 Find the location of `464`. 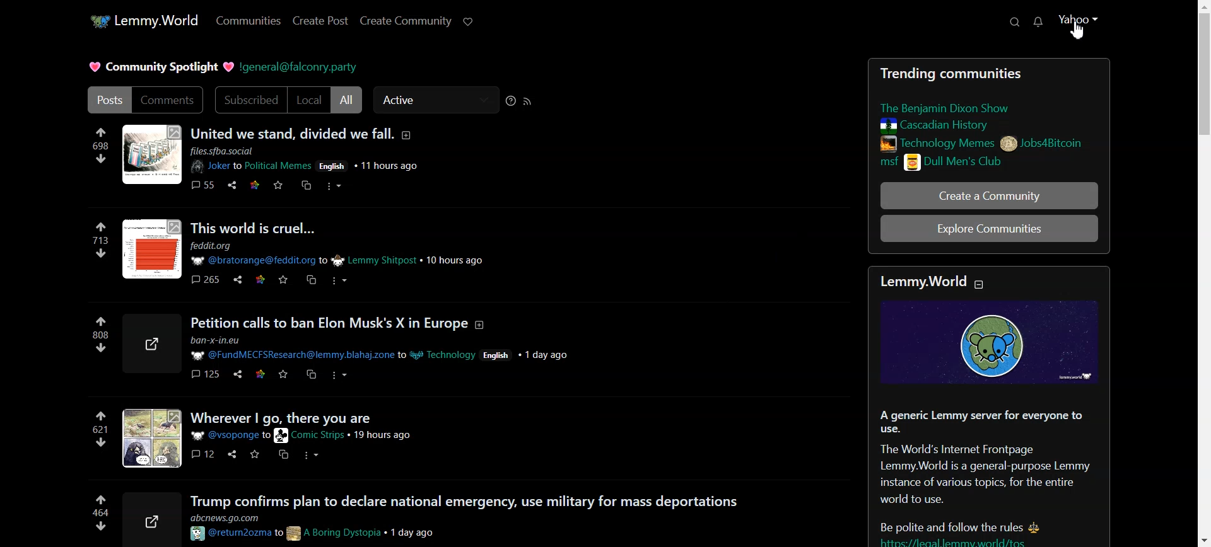

464 is located at coordinates (97, 511).